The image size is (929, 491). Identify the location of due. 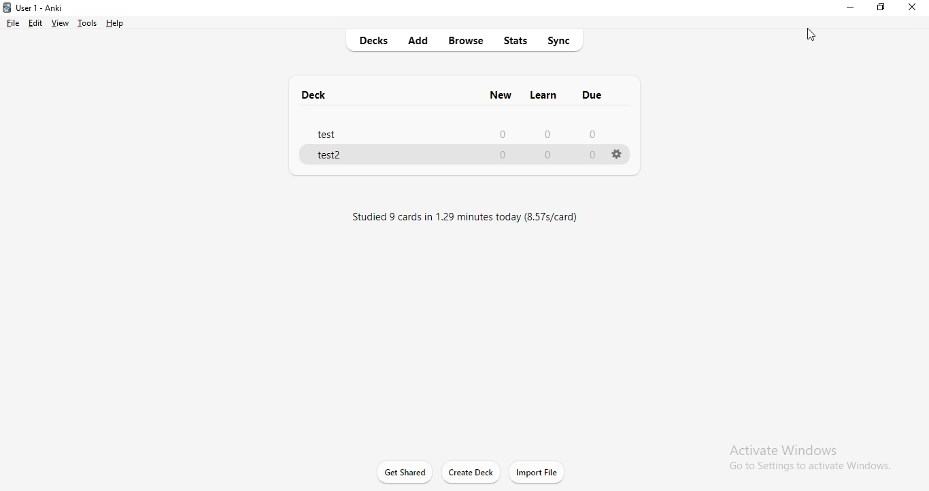
(592, 96).